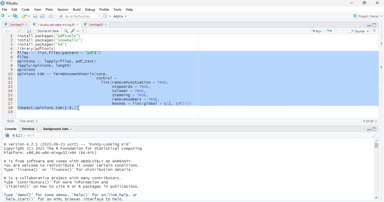 This screenshot has height=202, width=384. I want to click on > install.packages("snowballc")

3 install. packages("tn")

+ 1ibrary(pdftools)

5 Files < Mist. Files (parcern - "pdfs"

5 Files

7 opinions <- lapply(files, pdf_text)

8 apply (opinions, length)

5 opinions

0 opinions. tdm <- Termpocumentvatrix (corp,

1 control =

2 Tist(removepunctuation = TRUE,
3 stopwords = TRUE,

A Tolower = TRUE,

5 stemming = TRUE,

3 removeNumbers = TRUE,

7 bounds = Tist(global = c(1, 1n))))
8 inspect (opinions. tdn(1:6,1)

5, so click(197, 73).